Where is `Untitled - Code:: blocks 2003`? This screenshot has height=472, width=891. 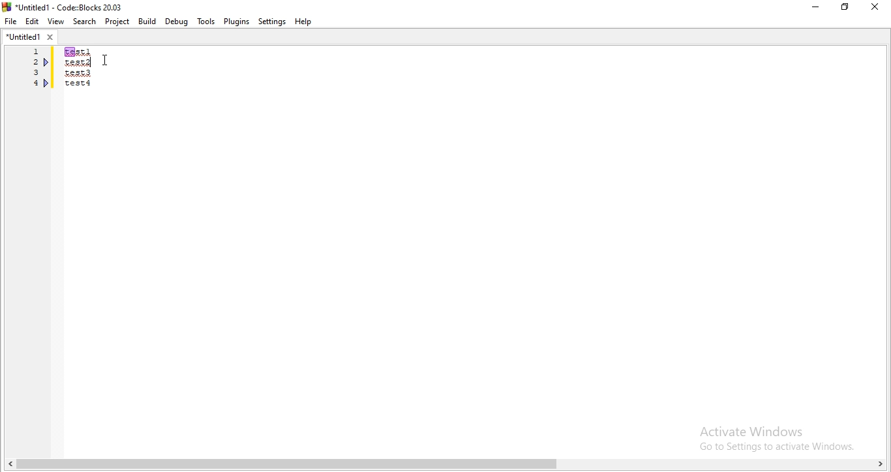 Untitled - Code:: blocks 2003 is located at coordinates (64, 5).